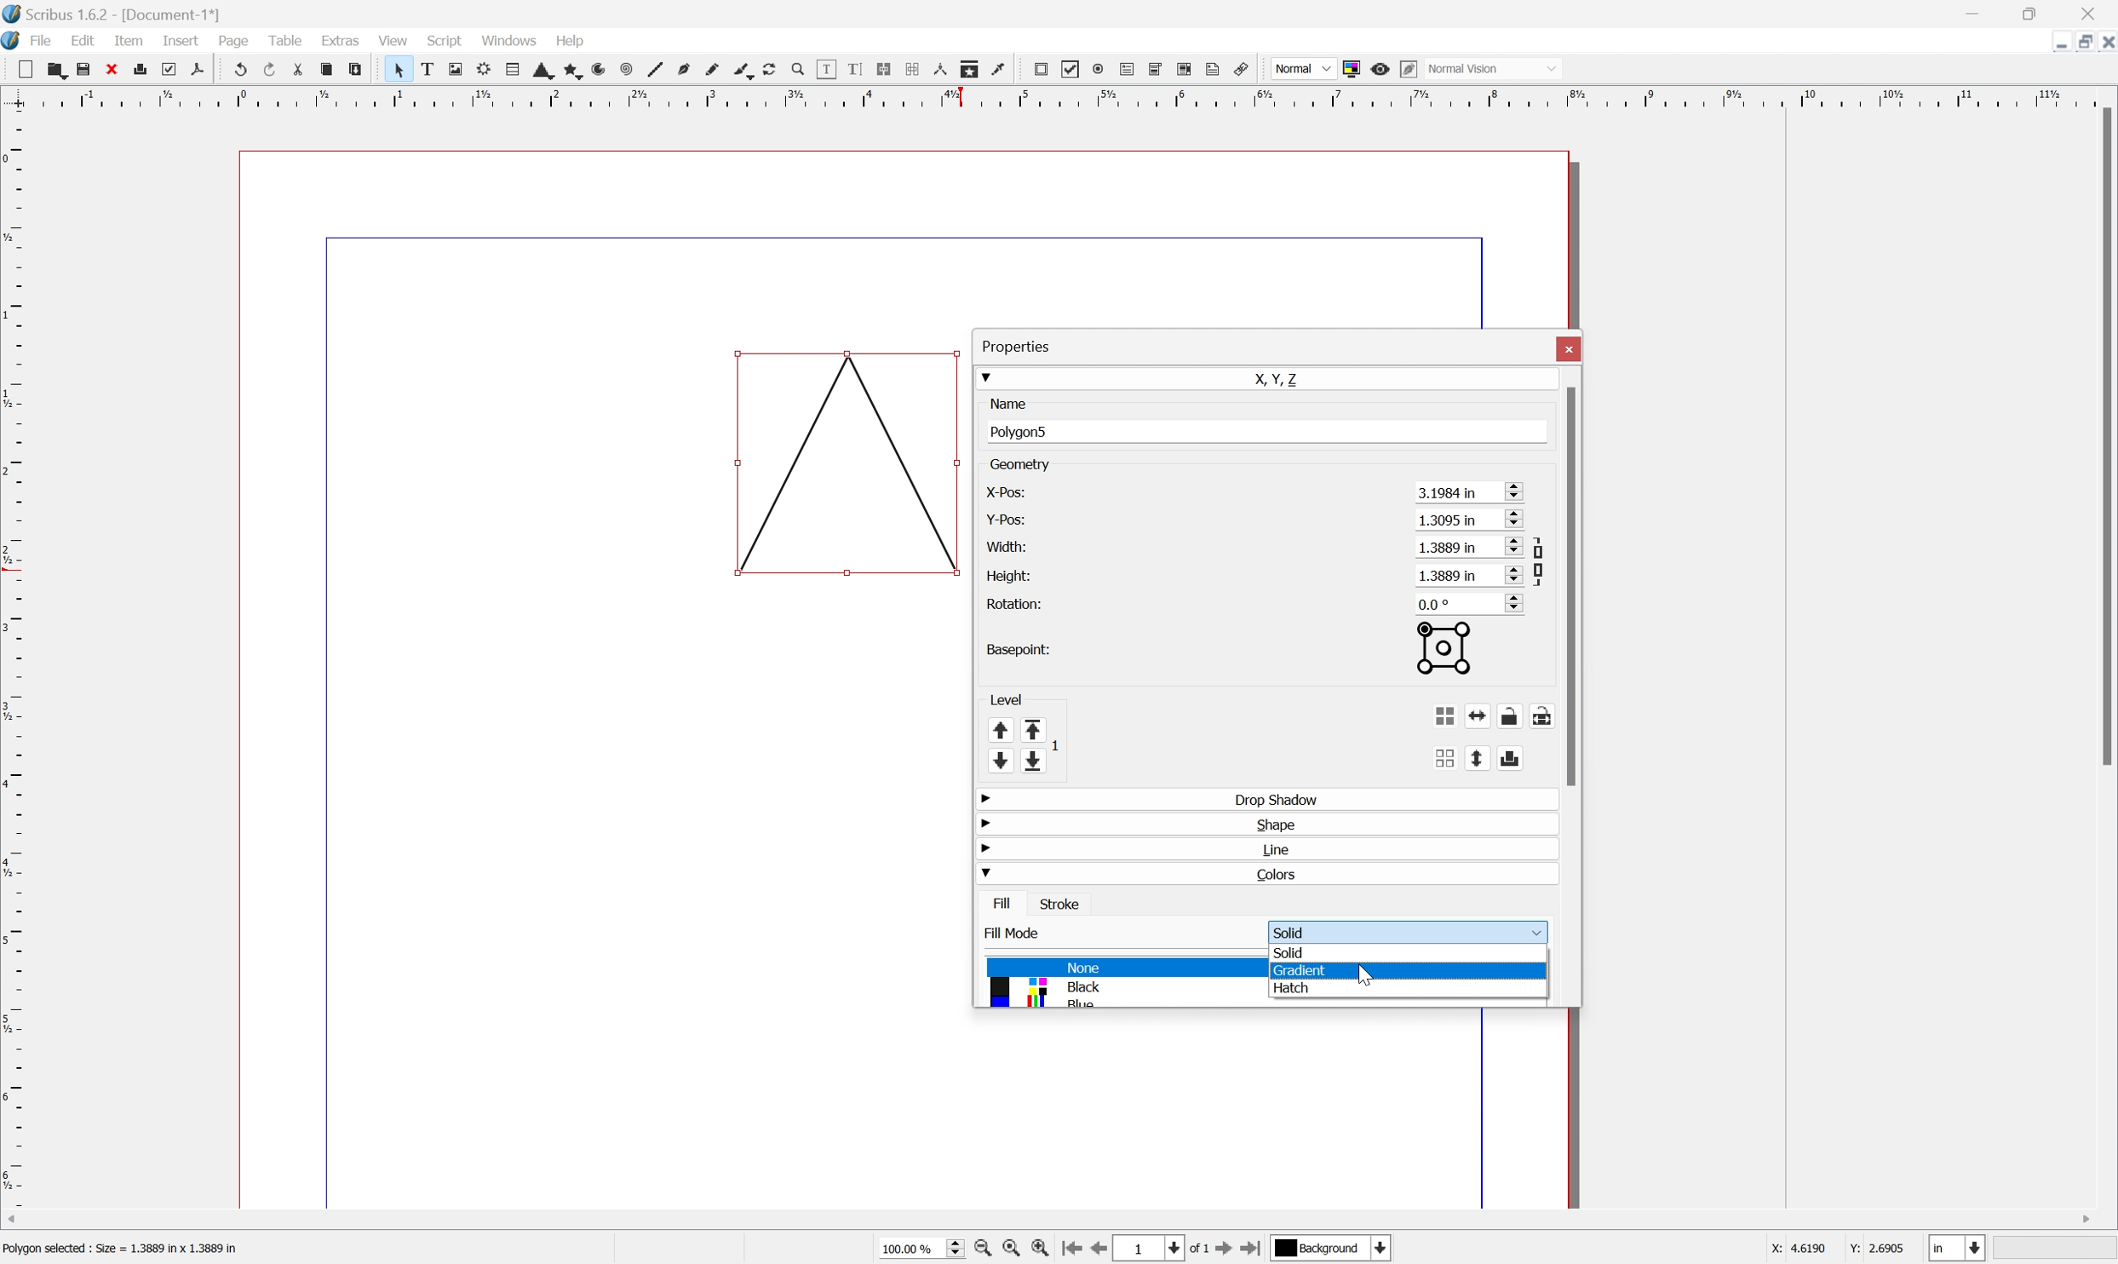 This screenshot has width=2118, height=1264. Describe the element at coordinates (1039, 71) in the screenshot. I see `PDF push button` at that location.